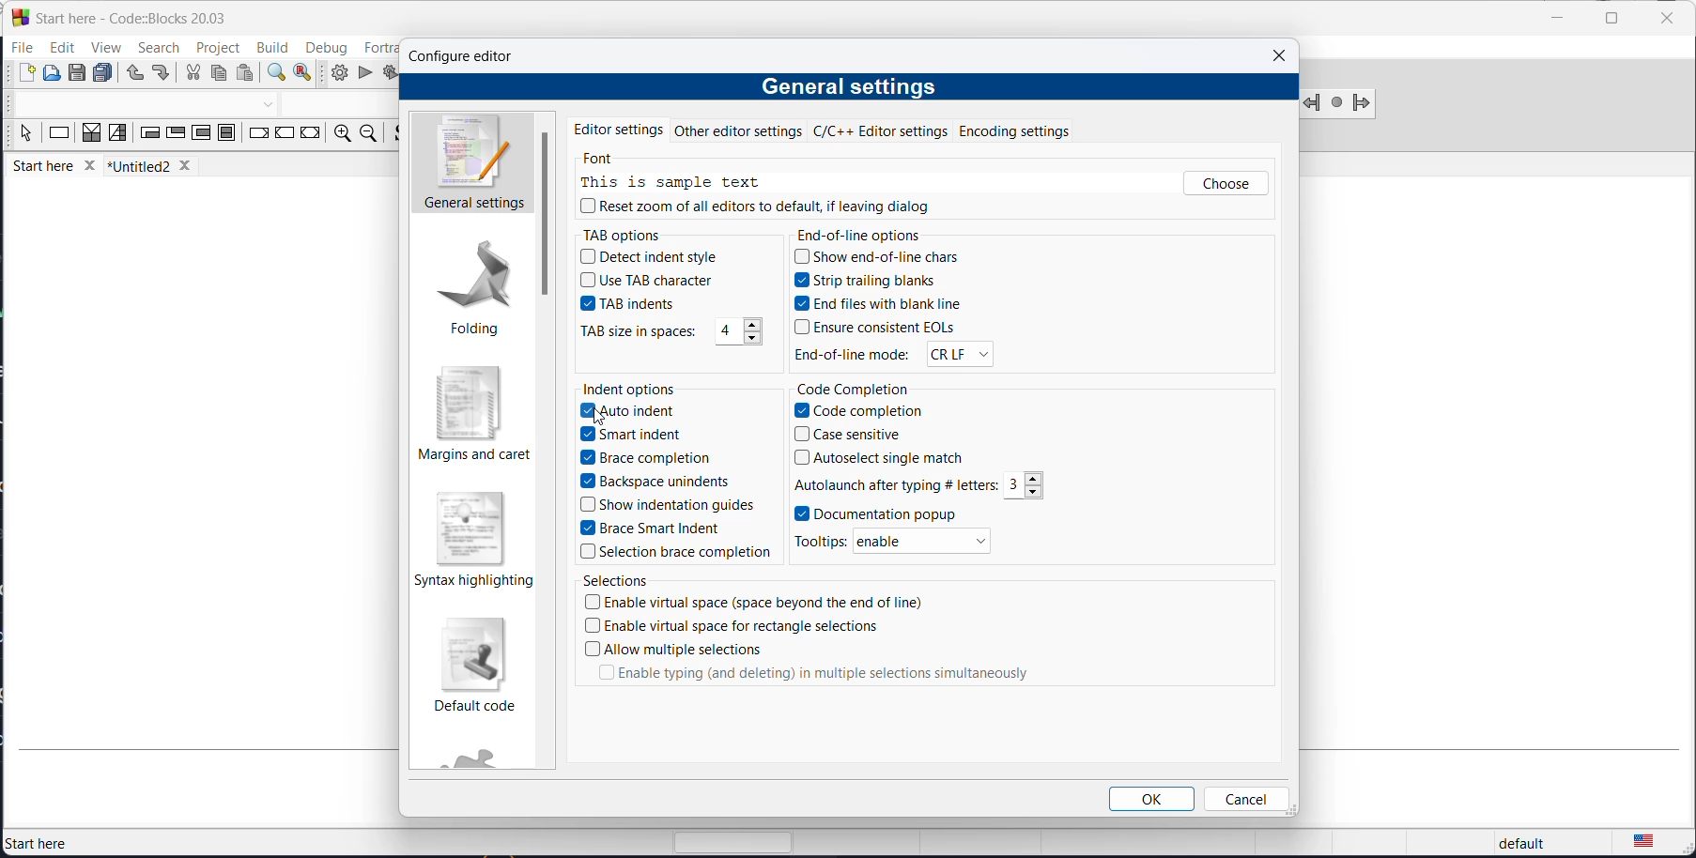 The height and width of the screenshot is (858, 1696). Describe the element at coordinates (310, 134) in the screenshot. I see `return instruction` at that location.